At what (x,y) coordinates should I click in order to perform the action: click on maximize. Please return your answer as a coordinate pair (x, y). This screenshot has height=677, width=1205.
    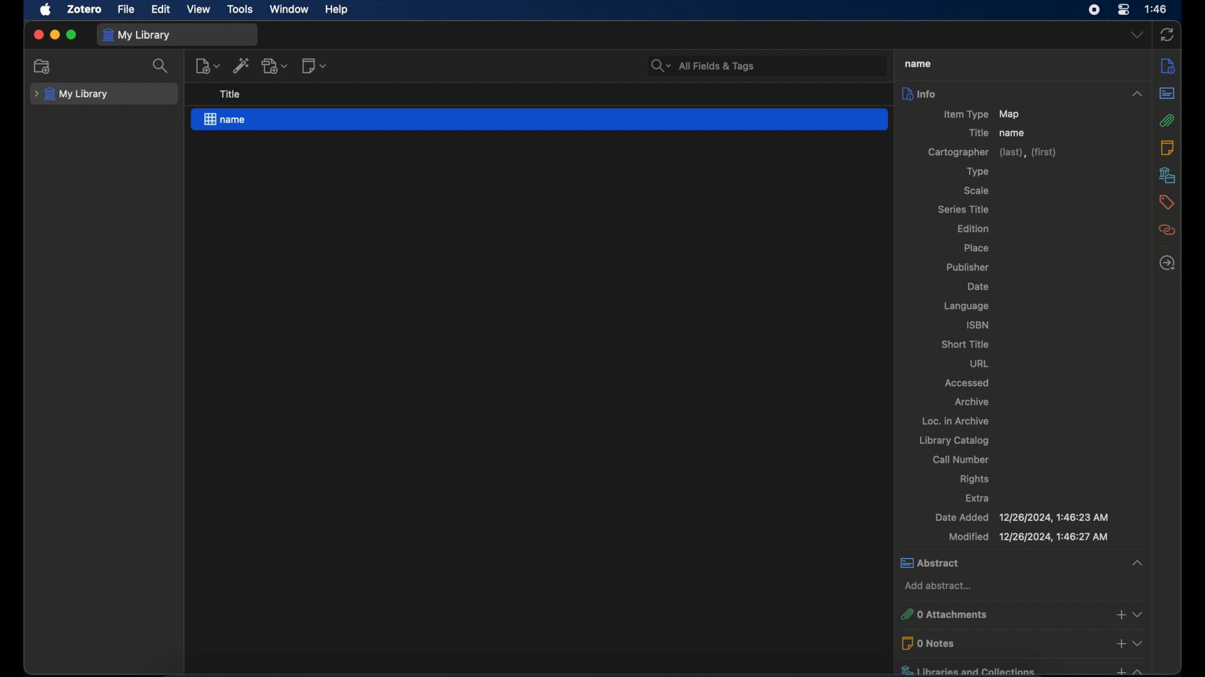
    Looking at the image, I should click on (72, 34).